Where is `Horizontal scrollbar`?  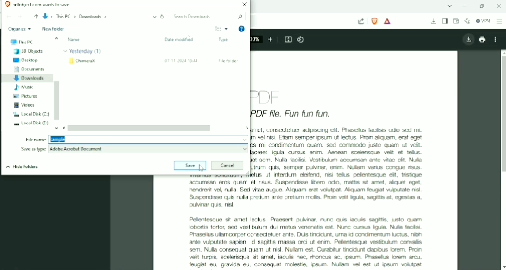
Horizontal scrollbar is located at coordinates (140, 129).